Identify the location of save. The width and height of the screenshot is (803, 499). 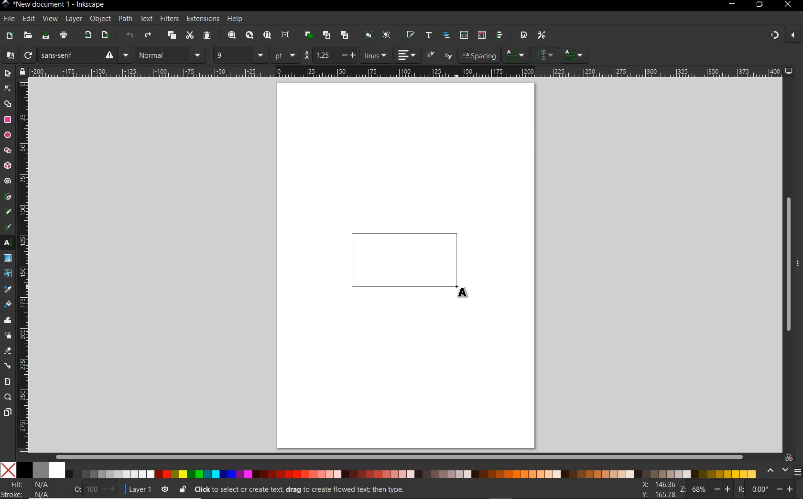
(46, 36).